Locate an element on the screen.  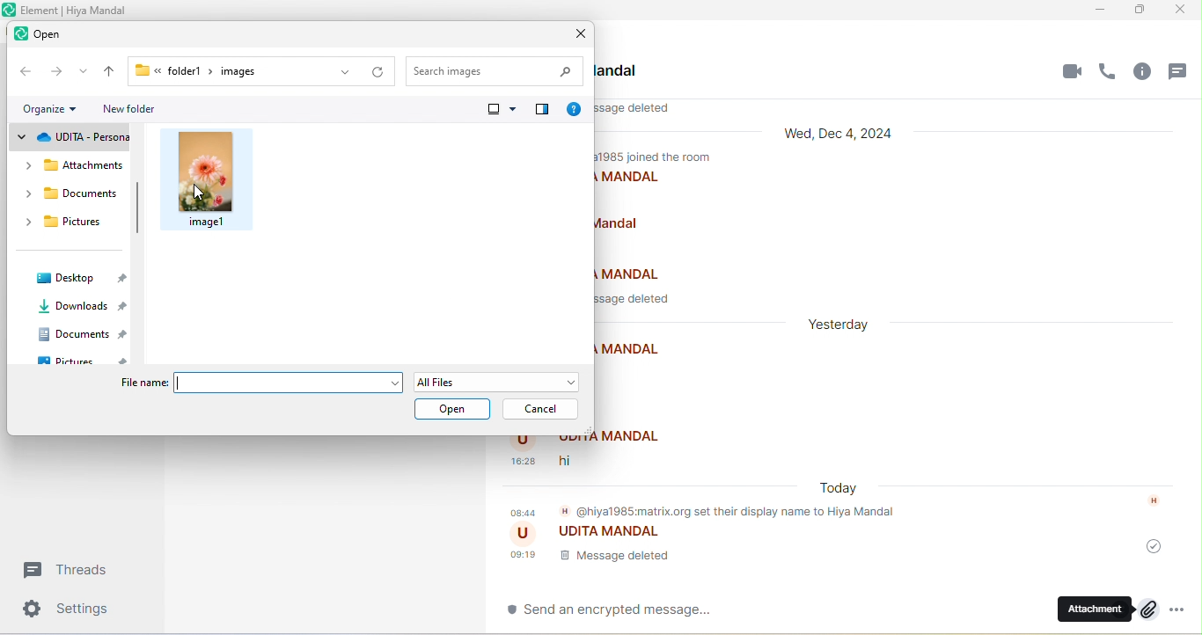
open is located at coordinates (452, 407).